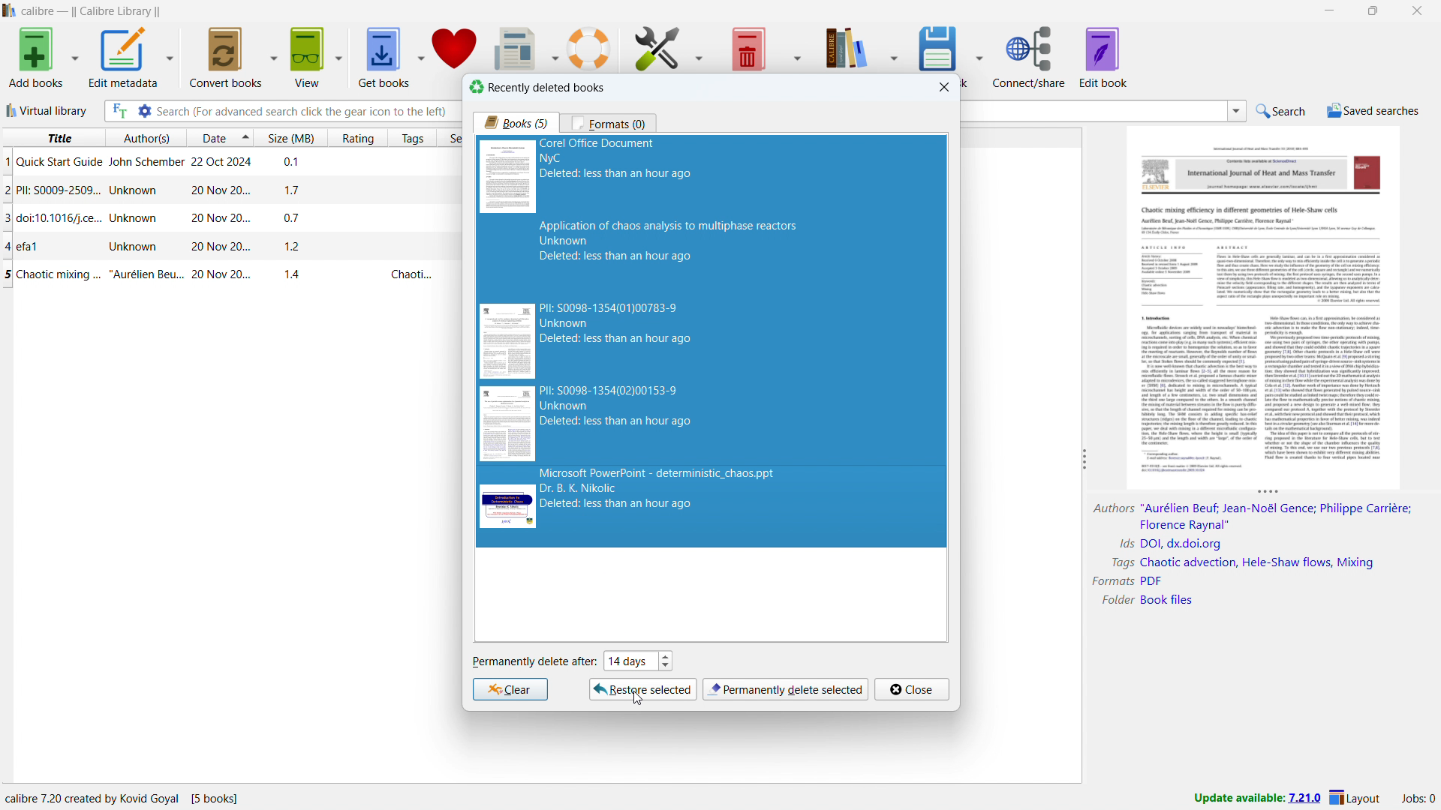  Describe the element at coordinates (358, 139) in the screenshot. I see `sort by rating` at that location.